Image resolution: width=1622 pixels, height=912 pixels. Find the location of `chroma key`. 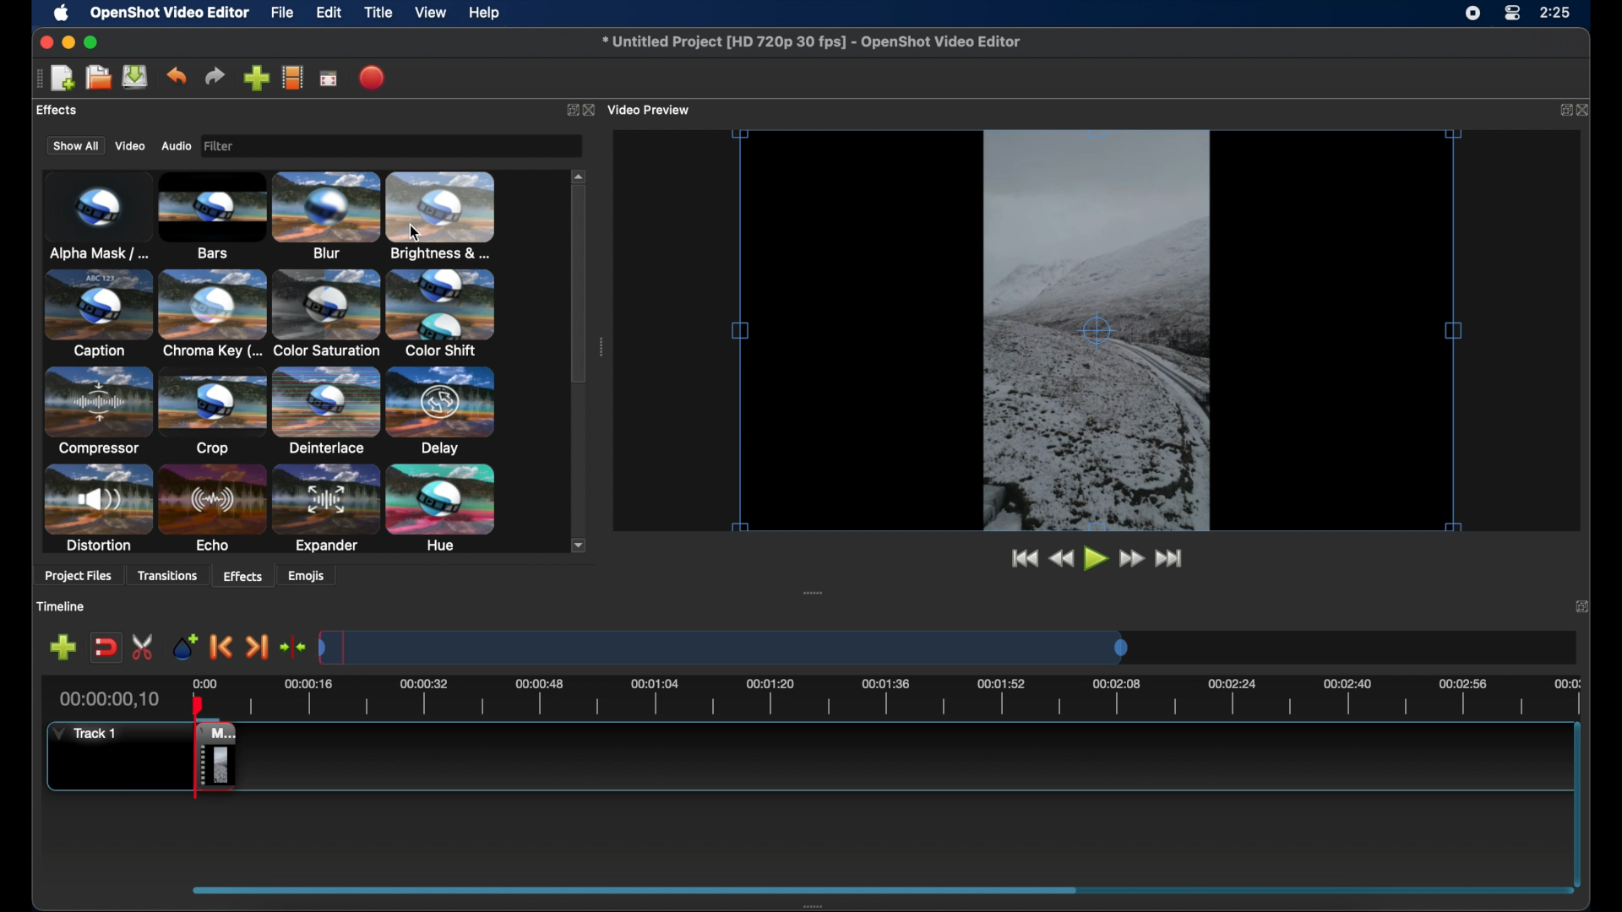

chroma key is located at coordinates (212, 313).